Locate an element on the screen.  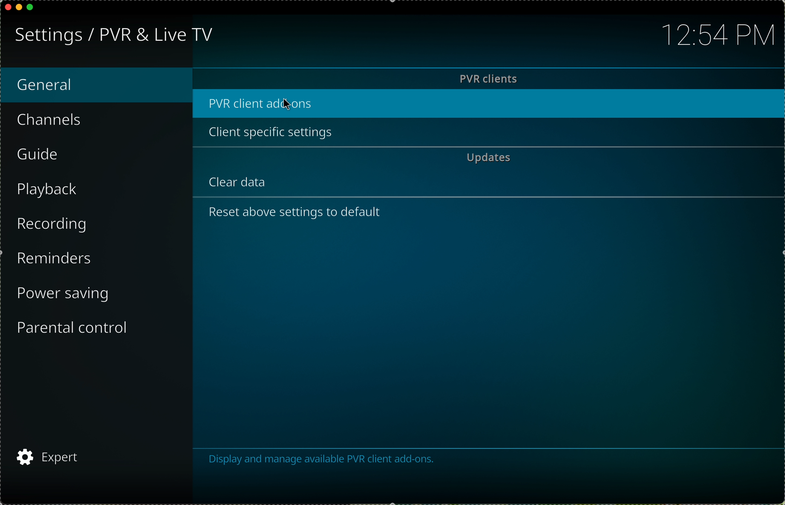
reset above settings to default is located at coordinates (298, 213).